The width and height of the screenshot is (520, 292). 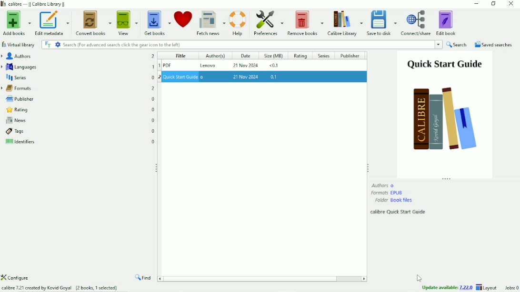 I want to click on Virtual library, so click(x=19, y=45).